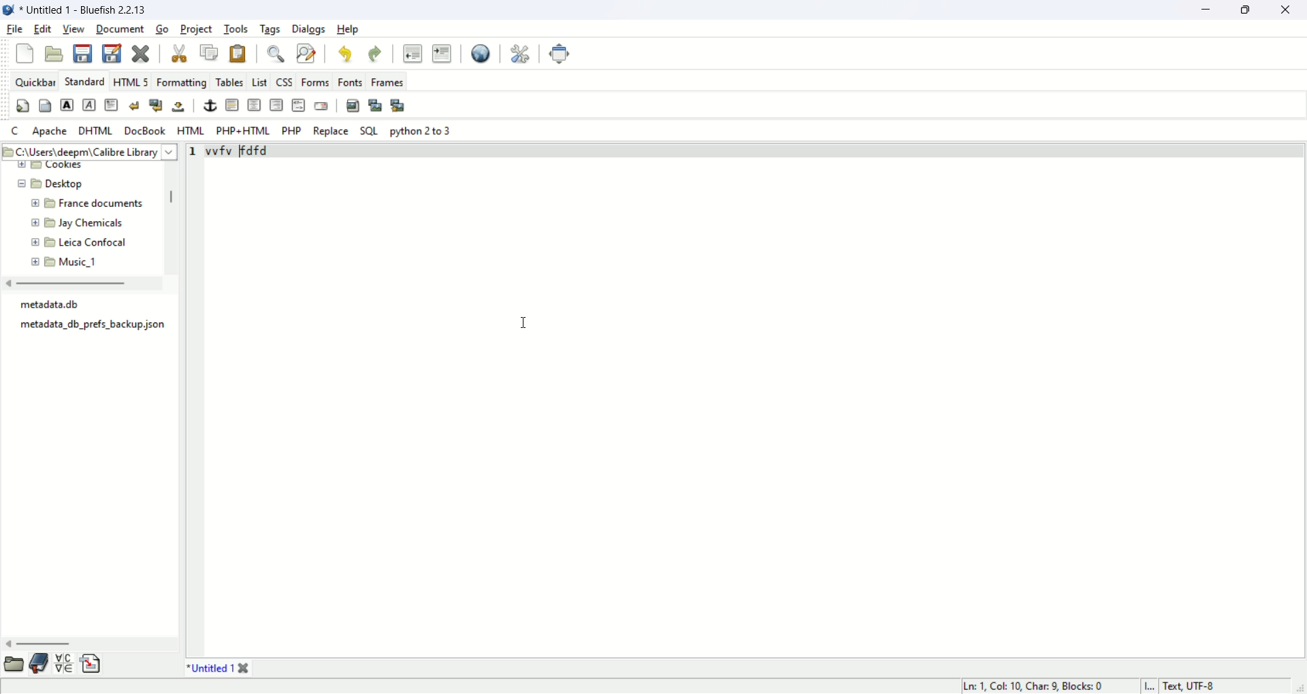 This screenshot has width=1307, height=694. What do you see at coordinates (414, 54) in the screenshot?
I see `unindent` at bounding box center [414, 54].